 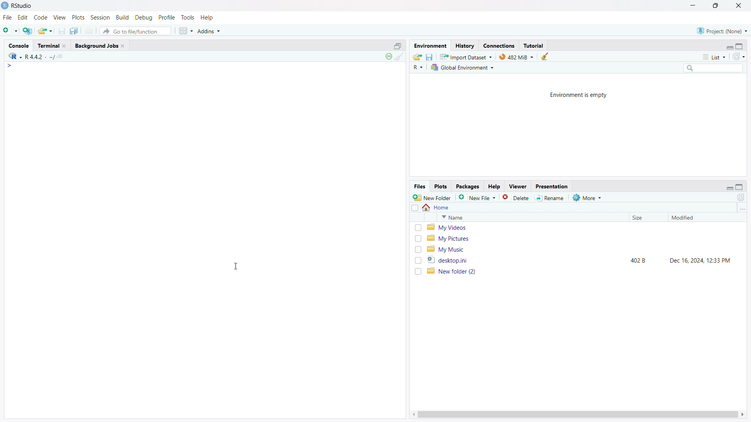 What do you see at coordinates (22, 6) in the screenshot?
I see `rstudio` at bounding box center [22, 6].